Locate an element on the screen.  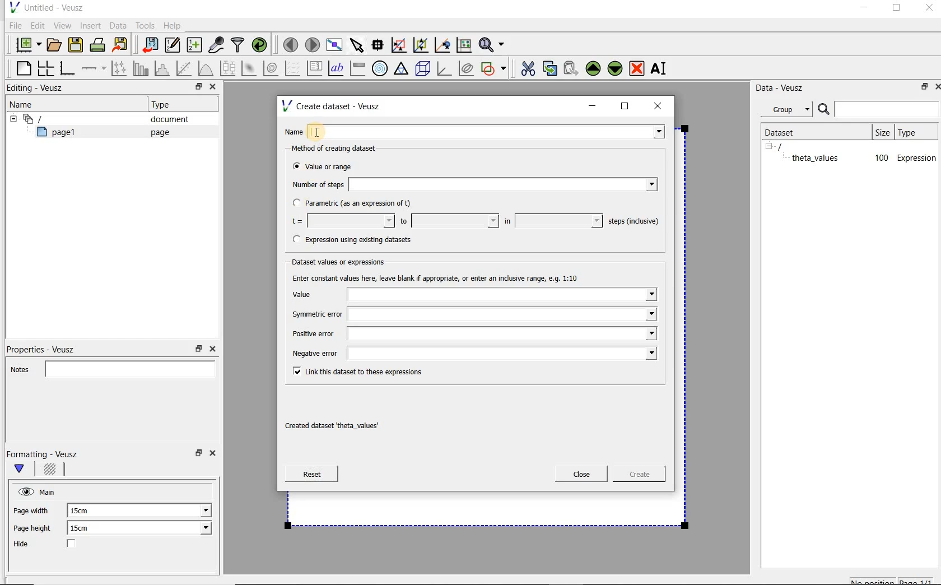
Link this dataset to these expressions is located at coordinates (354, 370).